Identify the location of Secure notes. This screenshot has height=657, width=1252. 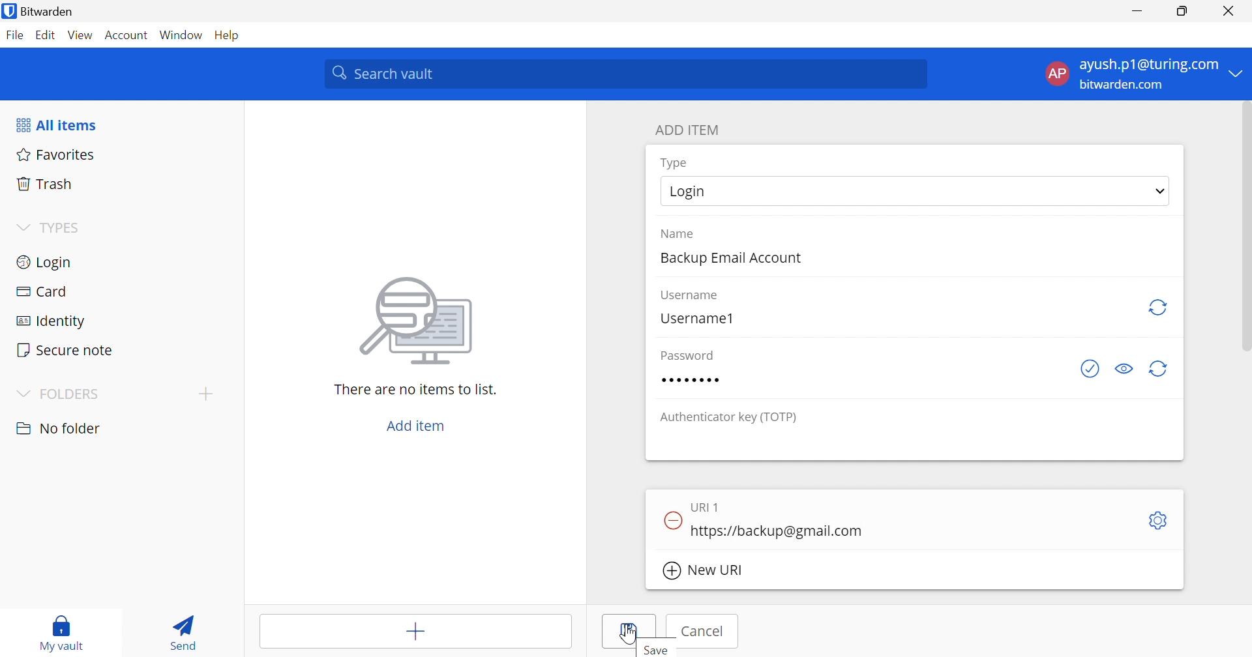
(67, 350).